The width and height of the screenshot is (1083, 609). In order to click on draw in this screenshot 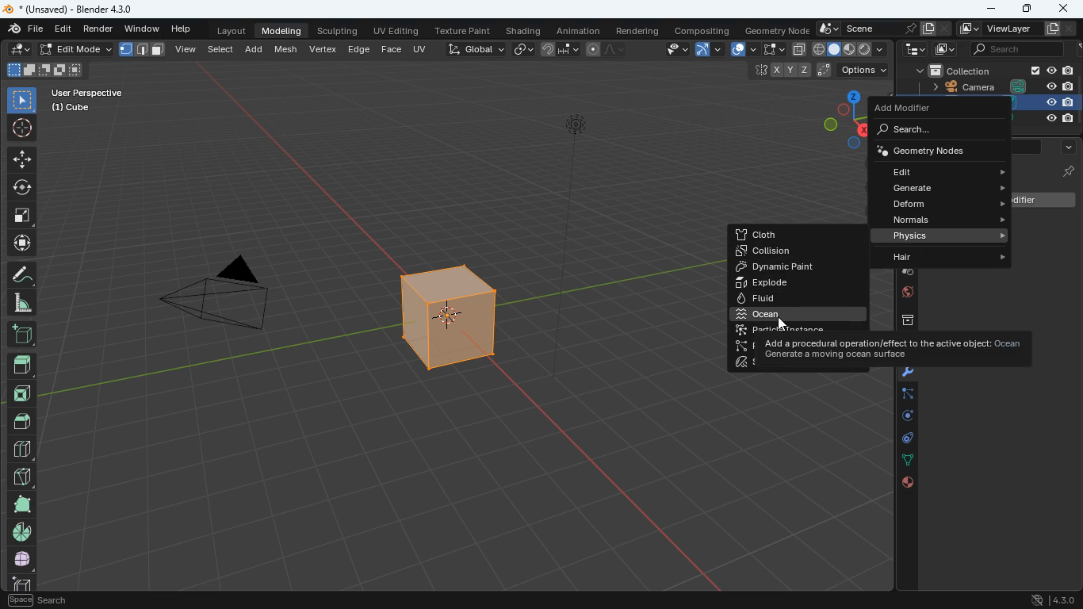, I will do `click(607, 49)`.